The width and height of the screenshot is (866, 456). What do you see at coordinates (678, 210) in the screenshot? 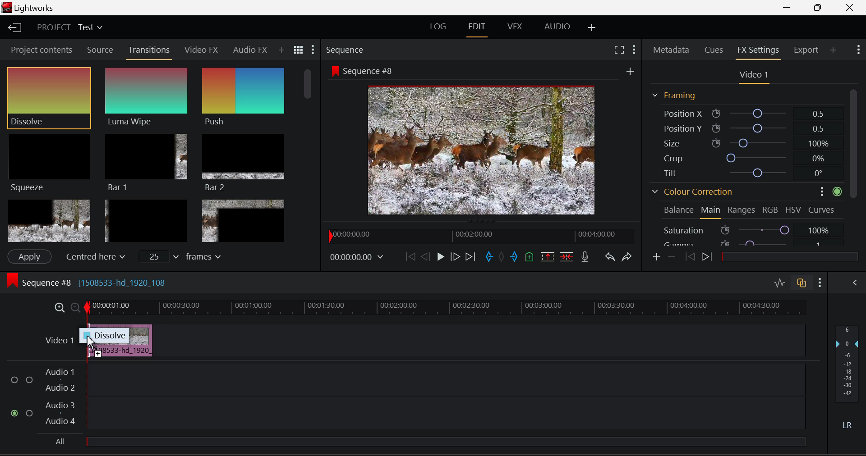
I see `Balance` at bounding box center [678, 210].